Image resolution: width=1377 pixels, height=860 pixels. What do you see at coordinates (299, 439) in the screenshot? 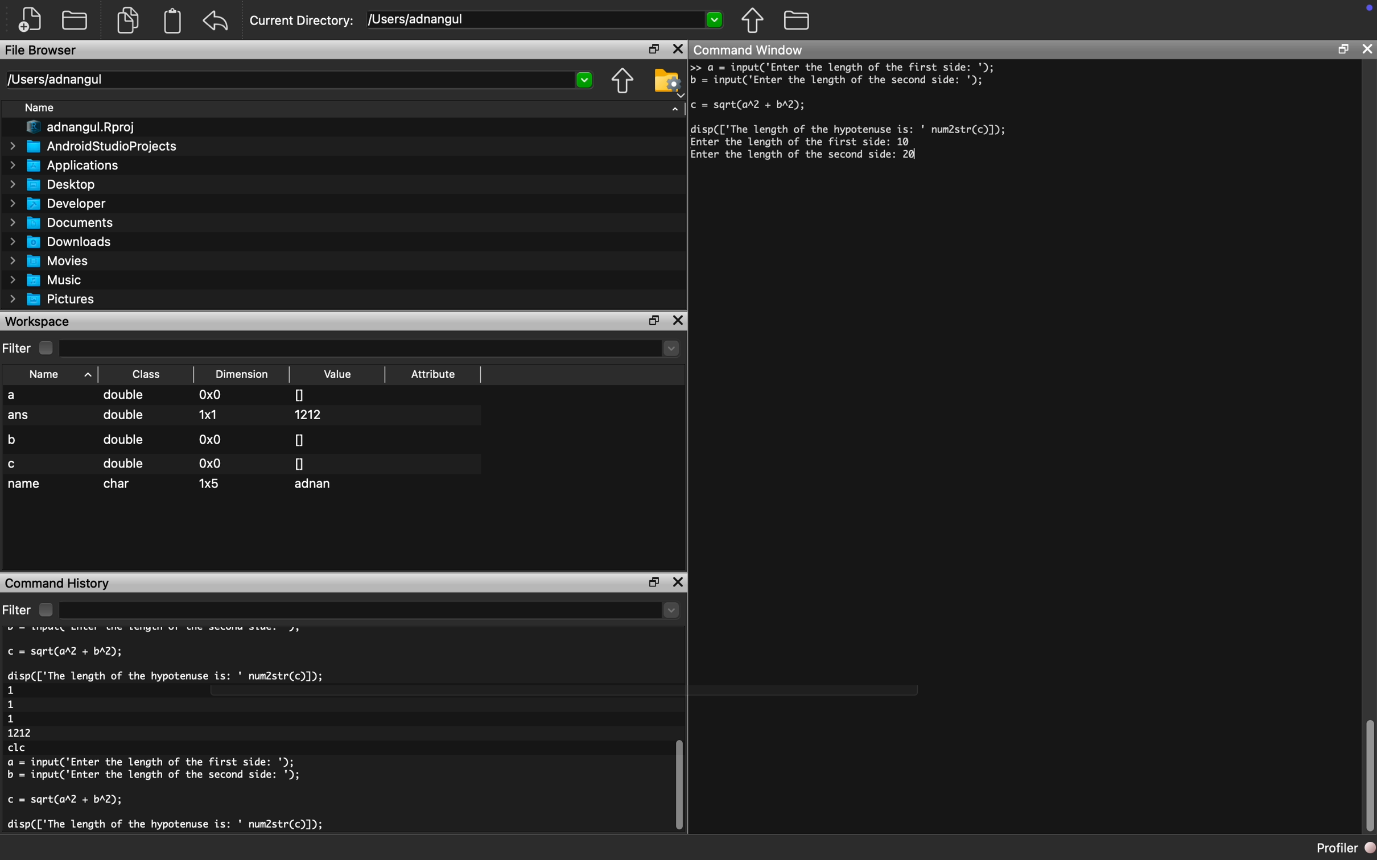
I see `0` at bounding box center [299, 439].